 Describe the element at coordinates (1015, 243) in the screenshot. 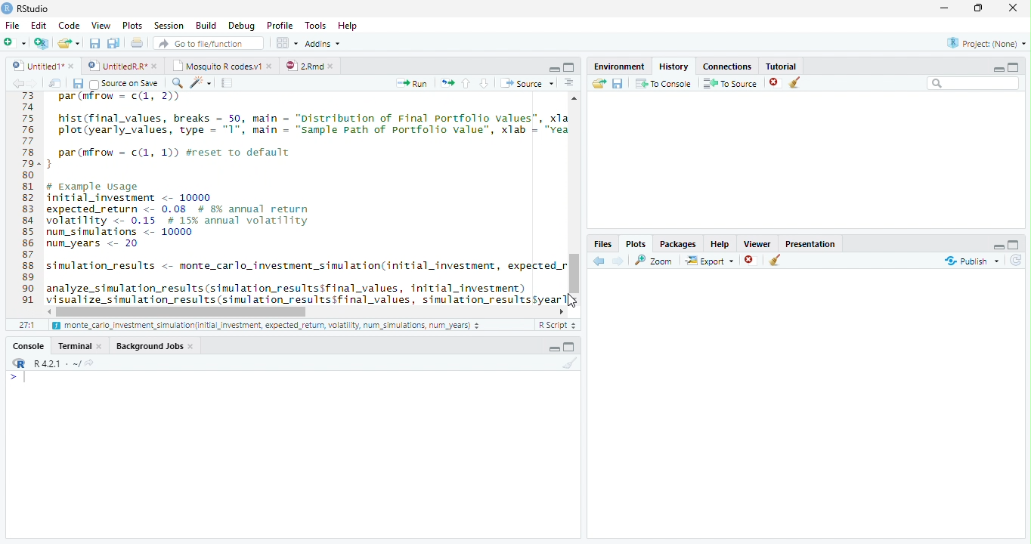

I see `Full Height` at that location.